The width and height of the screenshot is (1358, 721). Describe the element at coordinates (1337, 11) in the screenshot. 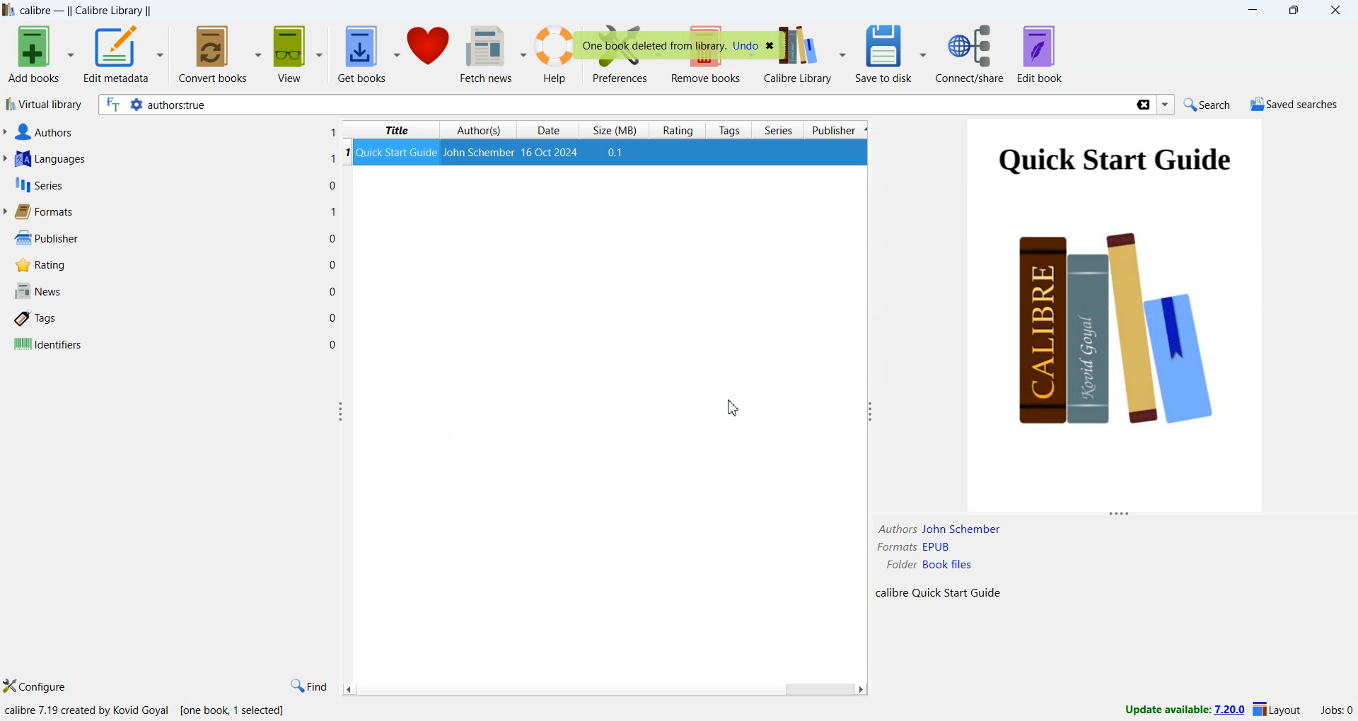

I see `close app` at that location.